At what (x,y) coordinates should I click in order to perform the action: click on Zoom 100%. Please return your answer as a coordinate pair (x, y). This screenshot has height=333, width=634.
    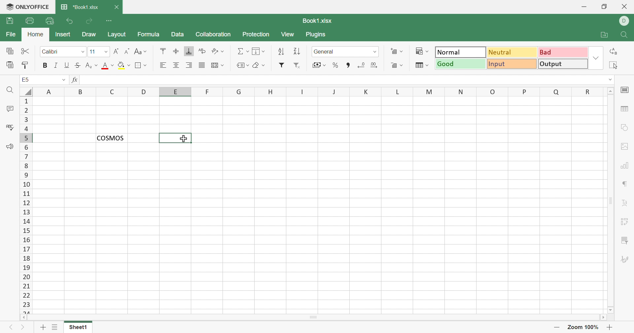
    Looking at the image, I should click on (584, 327).